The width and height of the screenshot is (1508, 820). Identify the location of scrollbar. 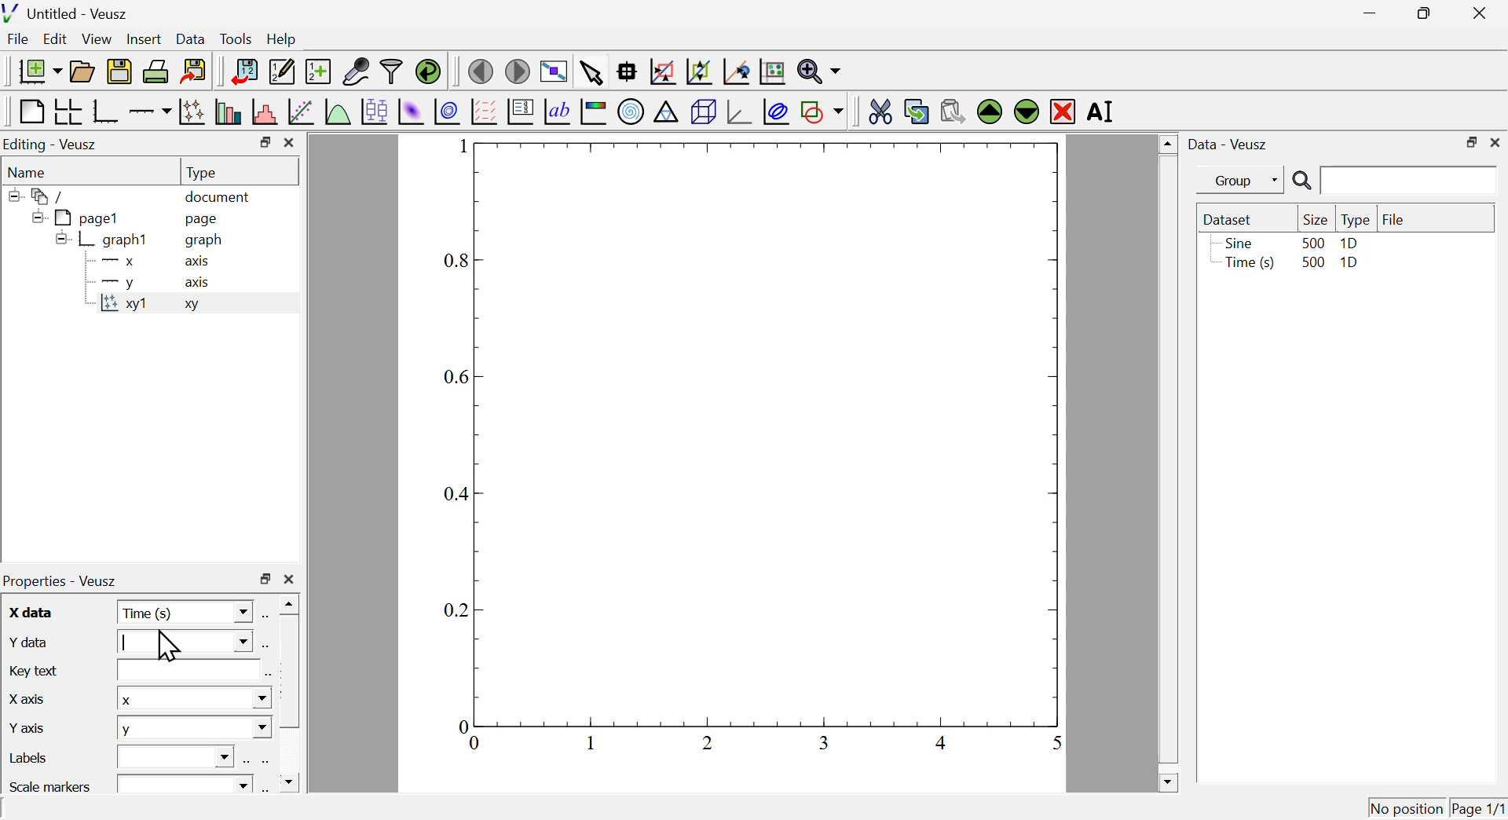
(290, 694).